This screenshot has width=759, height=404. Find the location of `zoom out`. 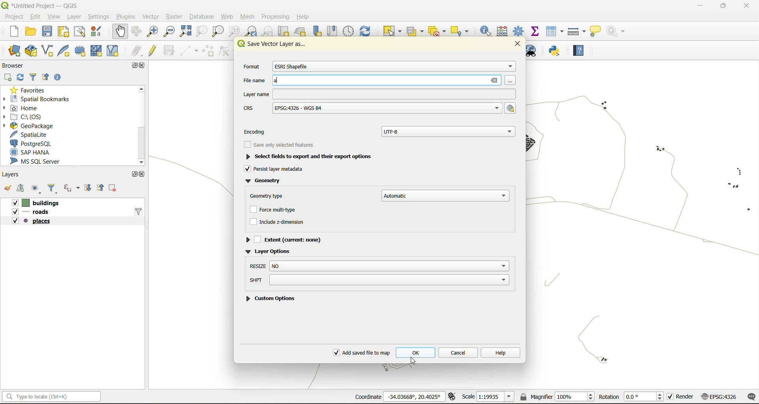

zoom out is located at coordinates (171, 30).